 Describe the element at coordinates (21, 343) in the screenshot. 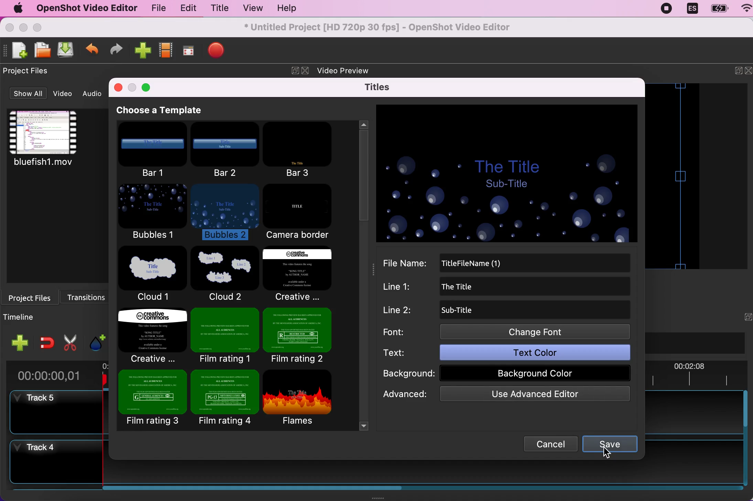

I see `add track` at that location.